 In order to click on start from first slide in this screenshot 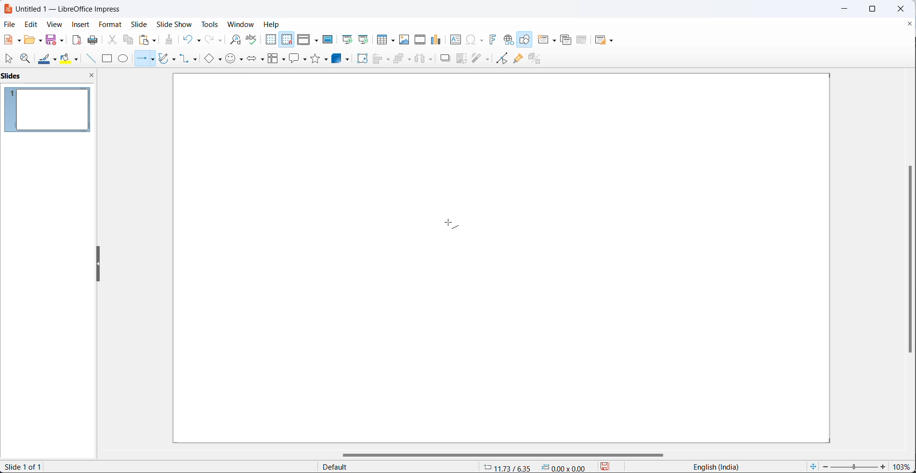, I will do `click(345, 39)`.